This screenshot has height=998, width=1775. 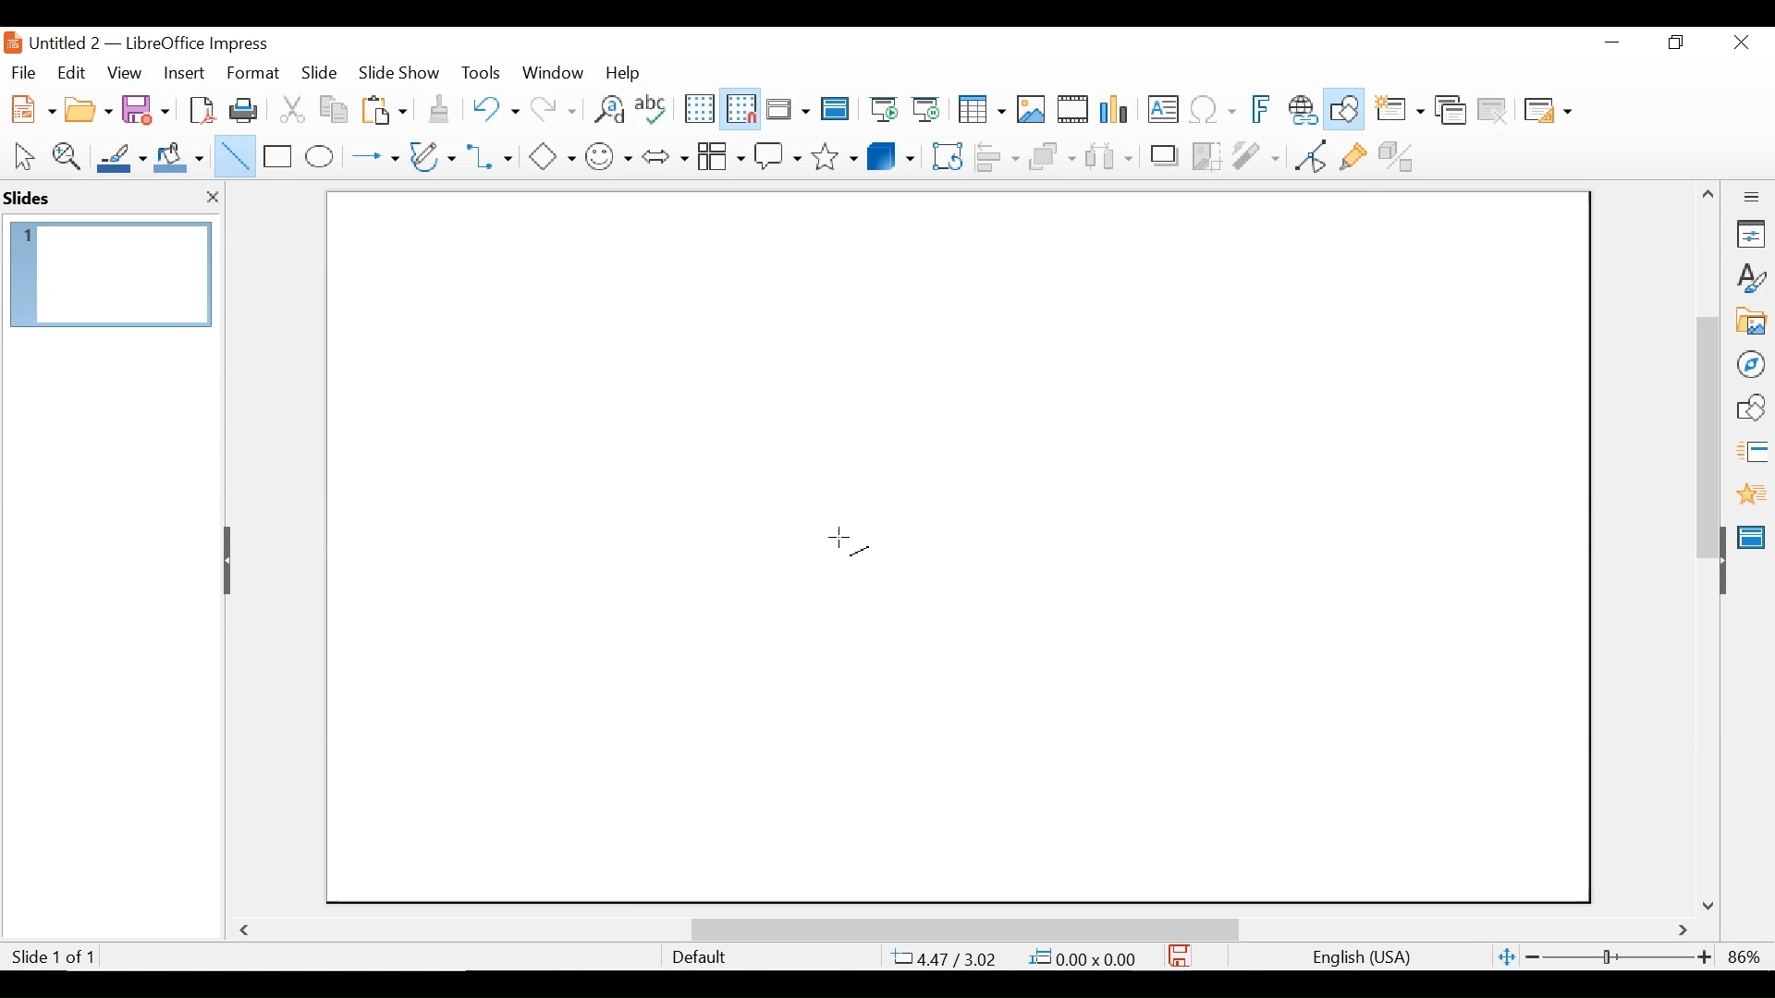 I want to click on Slide, so click(x=320, y=71).